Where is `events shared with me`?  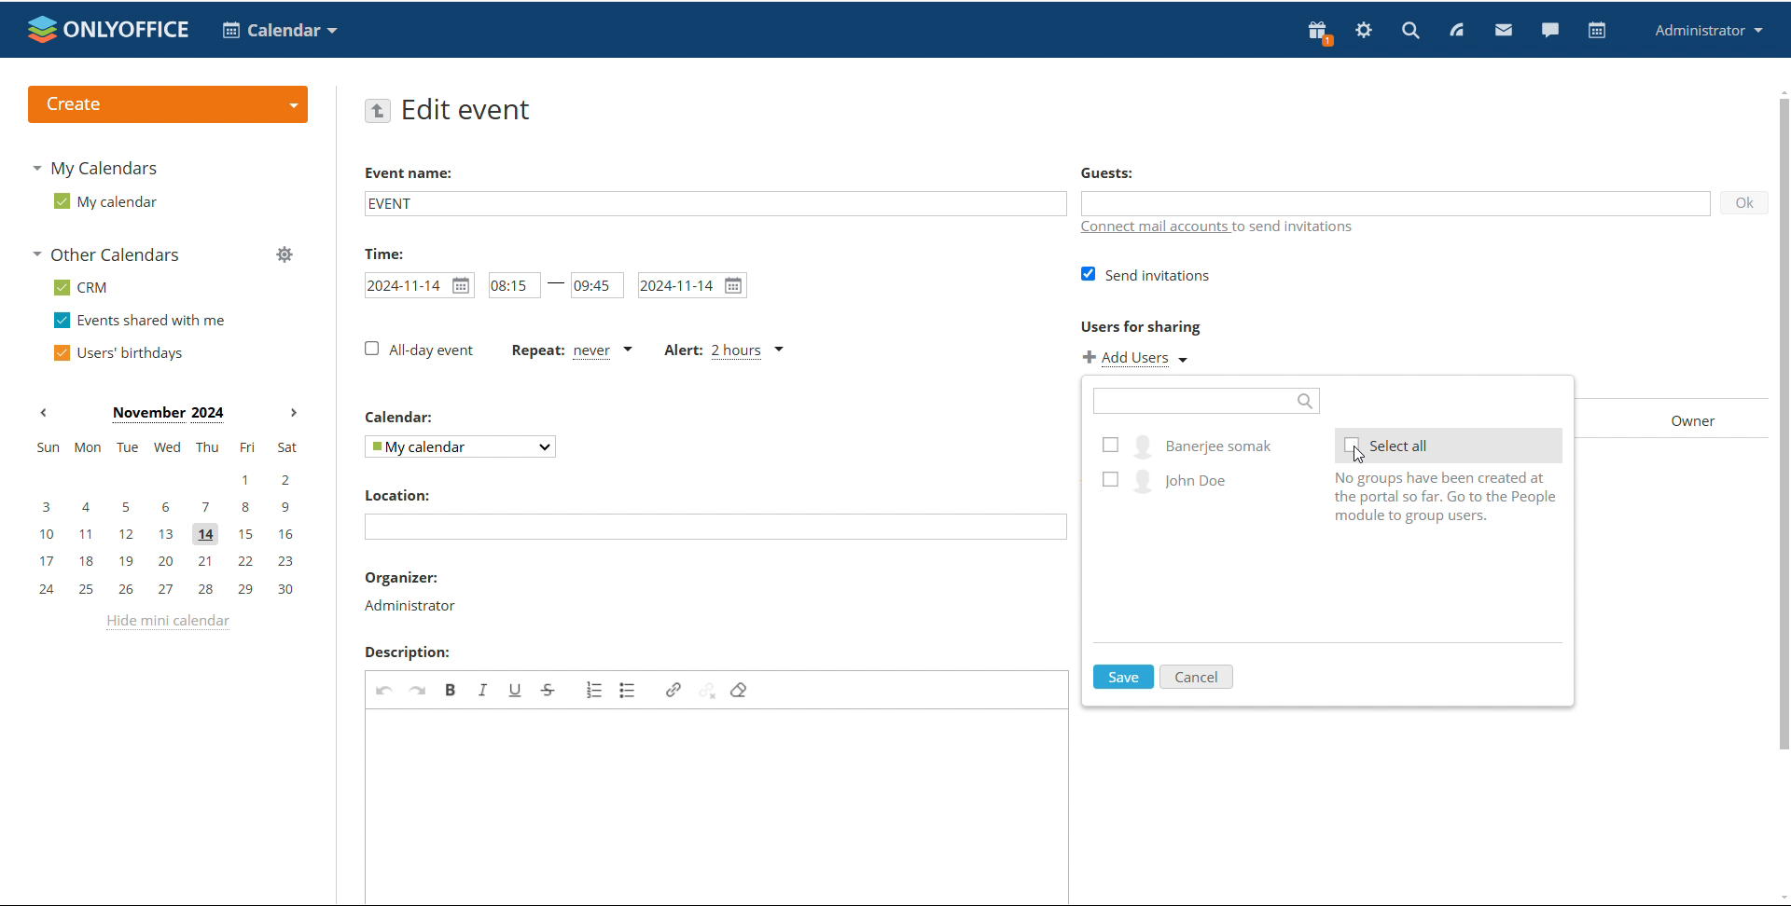
events shared with me is located at coordinates (140, 321).